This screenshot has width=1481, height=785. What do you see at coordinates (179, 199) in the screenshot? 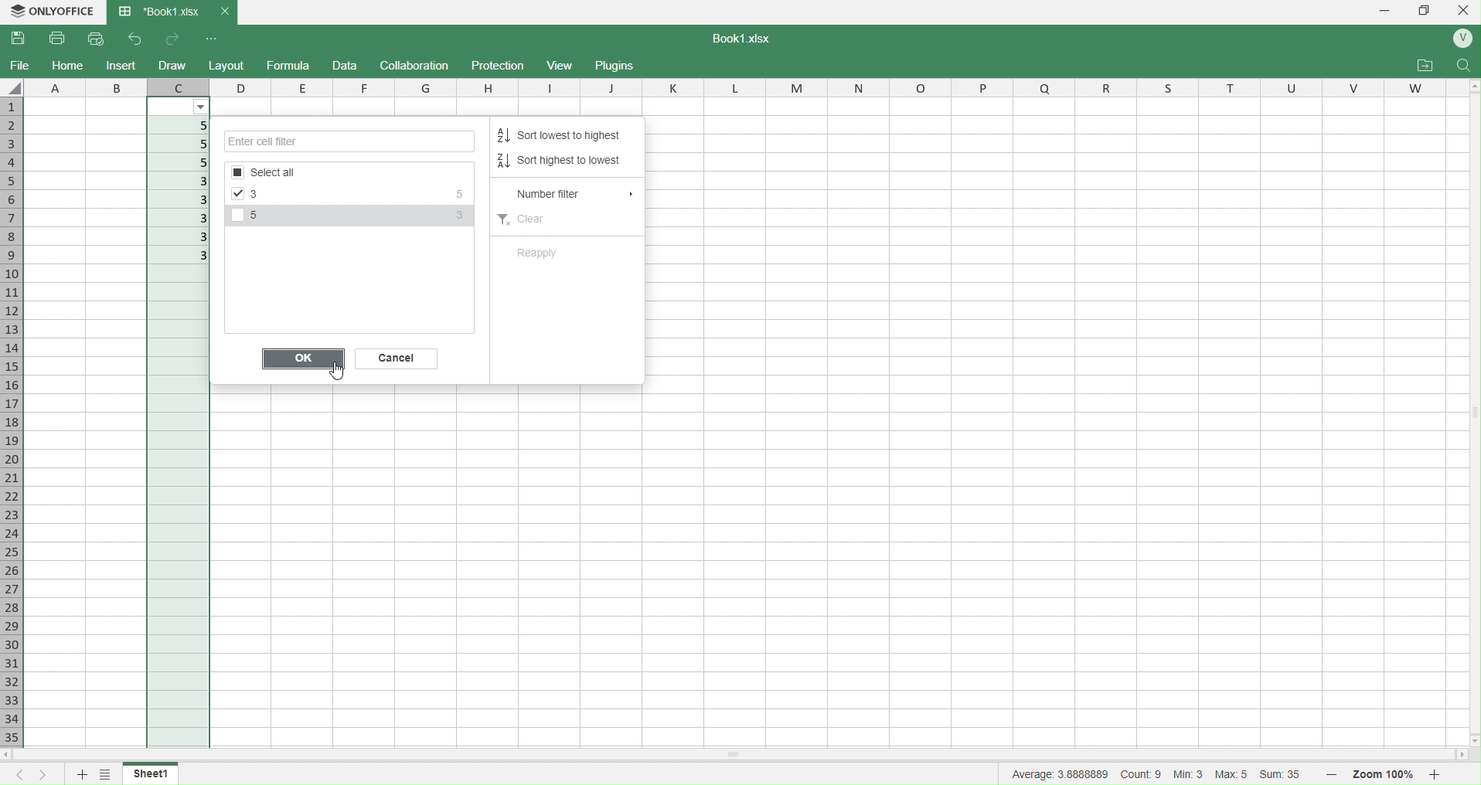
I see `3` at bounding box center [179, 199].